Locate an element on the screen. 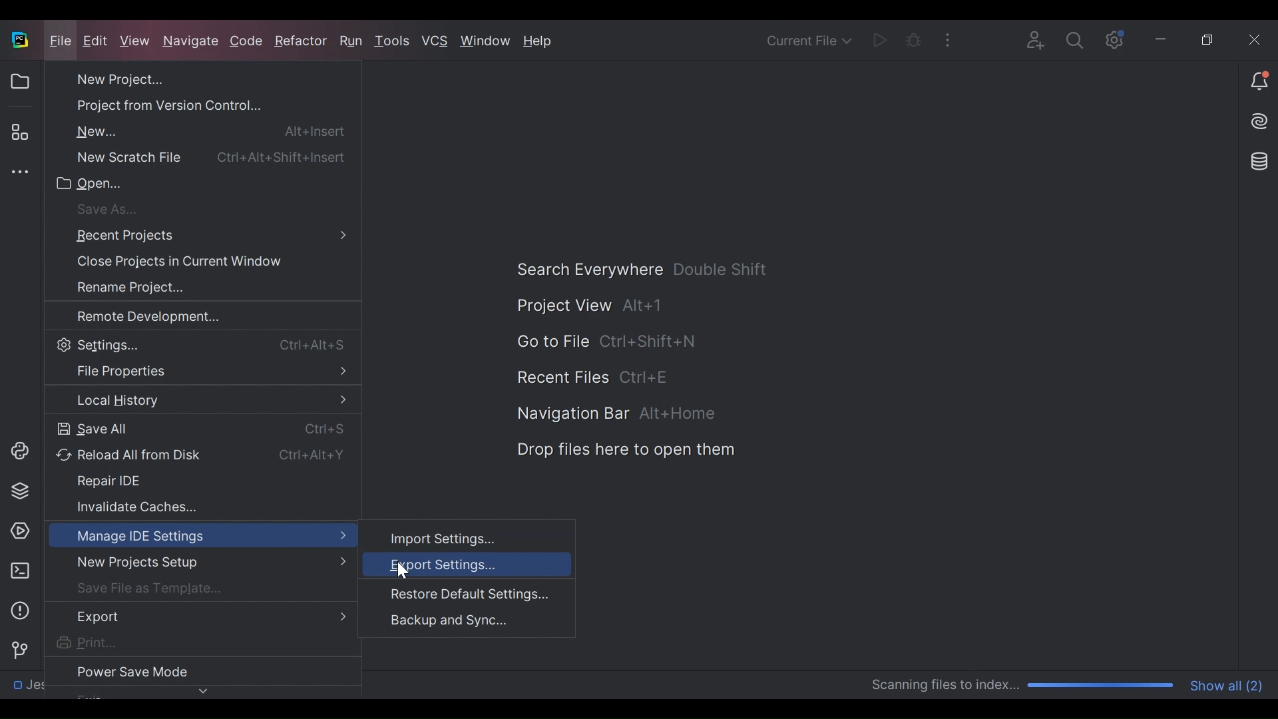  Directory is located at coordinates (65, 688).